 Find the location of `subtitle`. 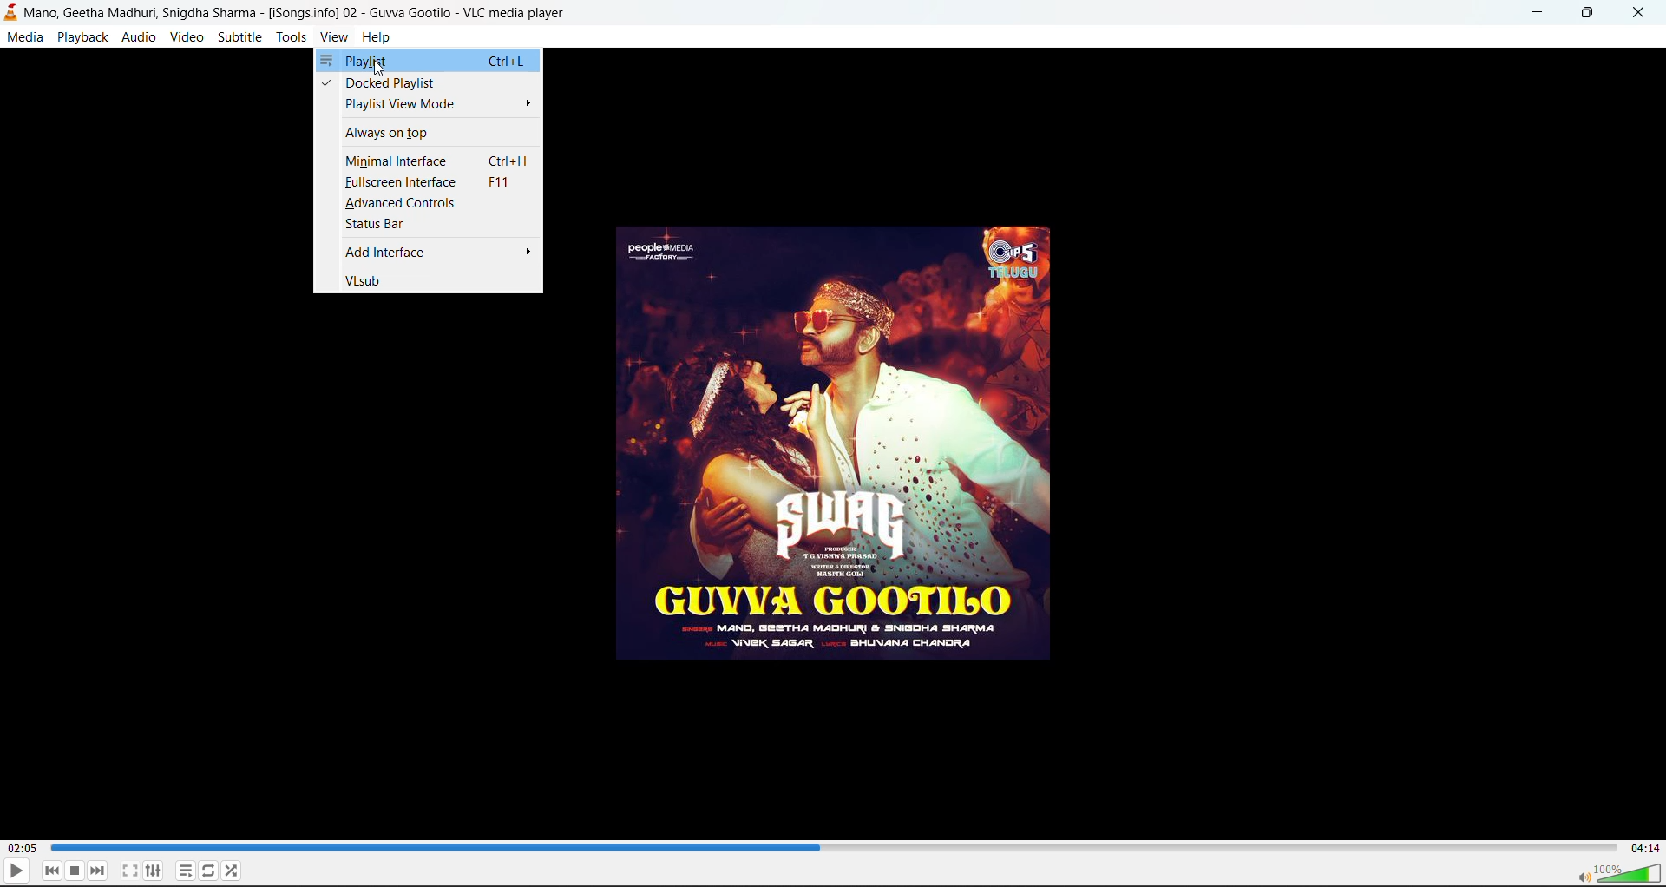

subtitle is located at coordinates (238, 36).